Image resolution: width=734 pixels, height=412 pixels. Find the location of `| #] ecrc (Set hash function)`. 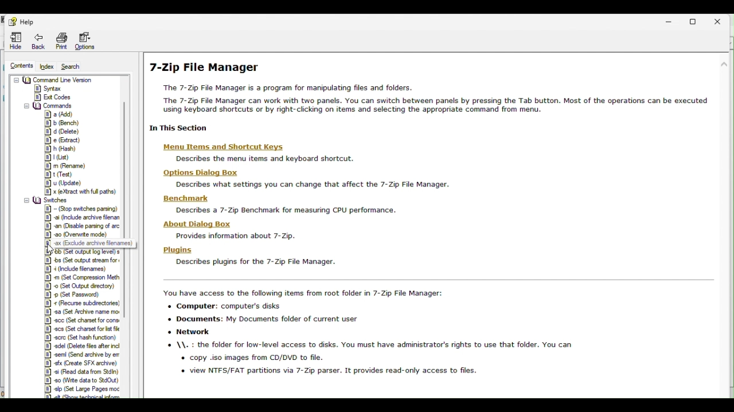

| #] ecrc (Set hash function) is located at coordinates (81, 337).